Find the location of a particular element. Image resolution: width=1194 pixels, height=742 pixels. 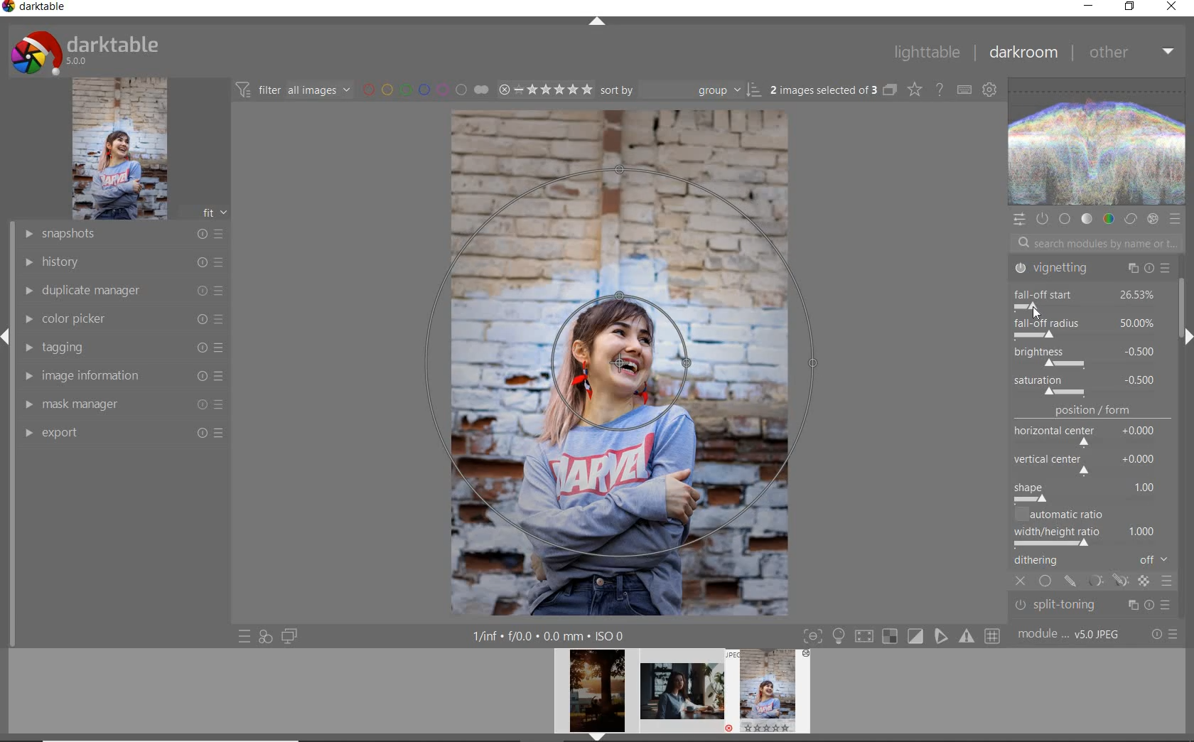

DEFINE KEYBOARD SHORTCUTS is located at coordinates (964, 90).